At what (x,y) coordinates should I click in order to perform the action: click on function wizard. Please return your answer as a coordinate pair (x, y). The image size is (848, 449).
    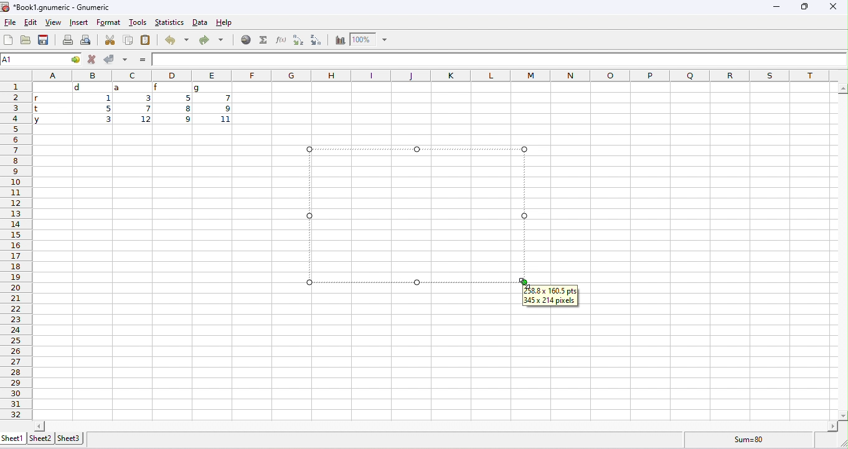
    Looking at the image, I should click on (280, 39).